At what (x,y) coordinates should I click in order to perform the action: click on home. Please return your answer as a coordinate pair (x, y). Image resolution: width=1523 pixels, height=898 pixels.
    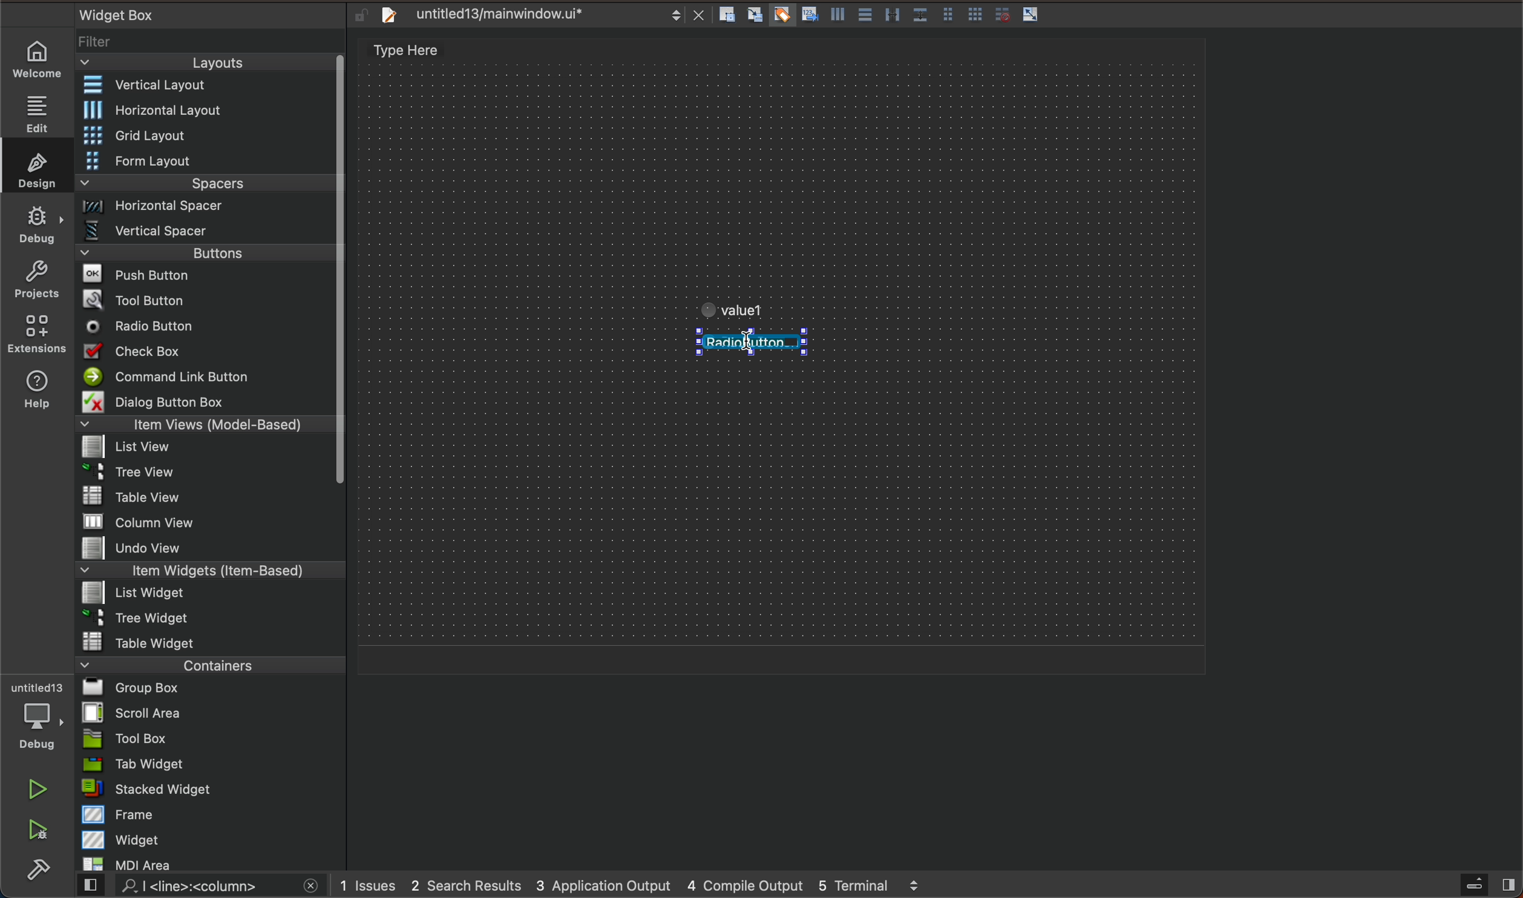
    Looking at the image, I should click on (43, 59).